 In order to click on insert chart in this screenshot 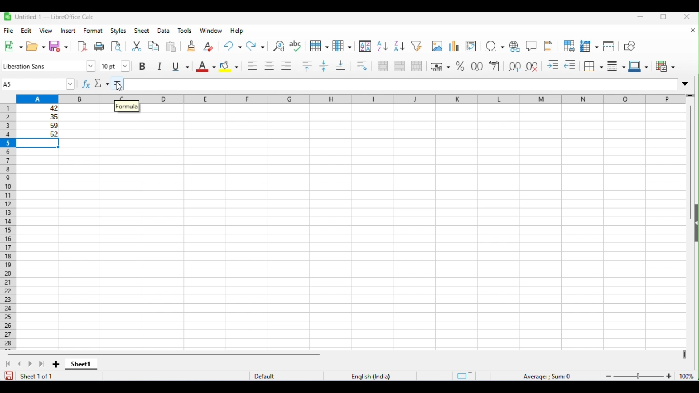, I will do `click(453, 46)`.